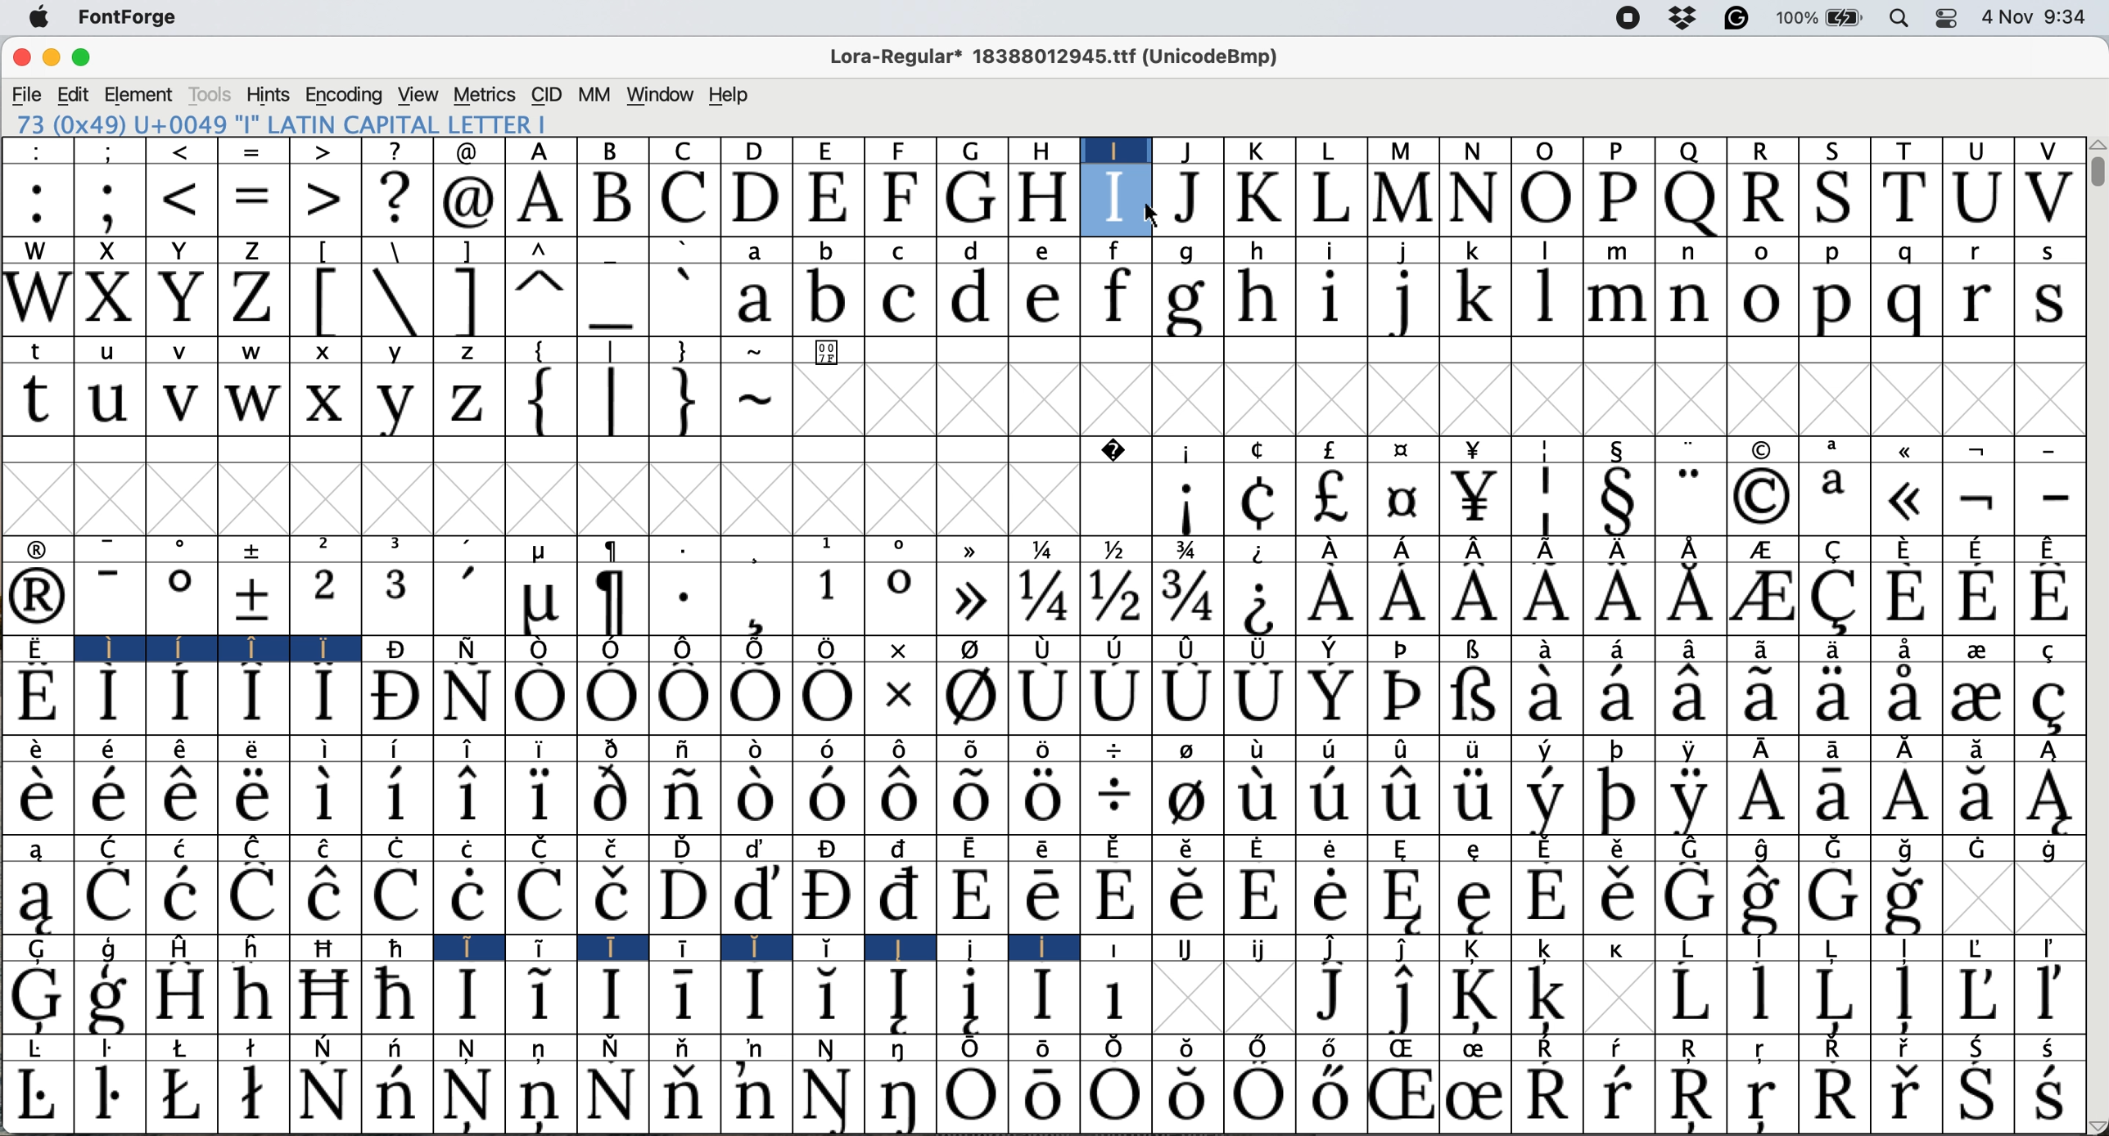 The height and width of the screenshot is (1136, 2109). Describe the element at coordinates (397, 896) in the screenshot. I see `Symbol` at that location.